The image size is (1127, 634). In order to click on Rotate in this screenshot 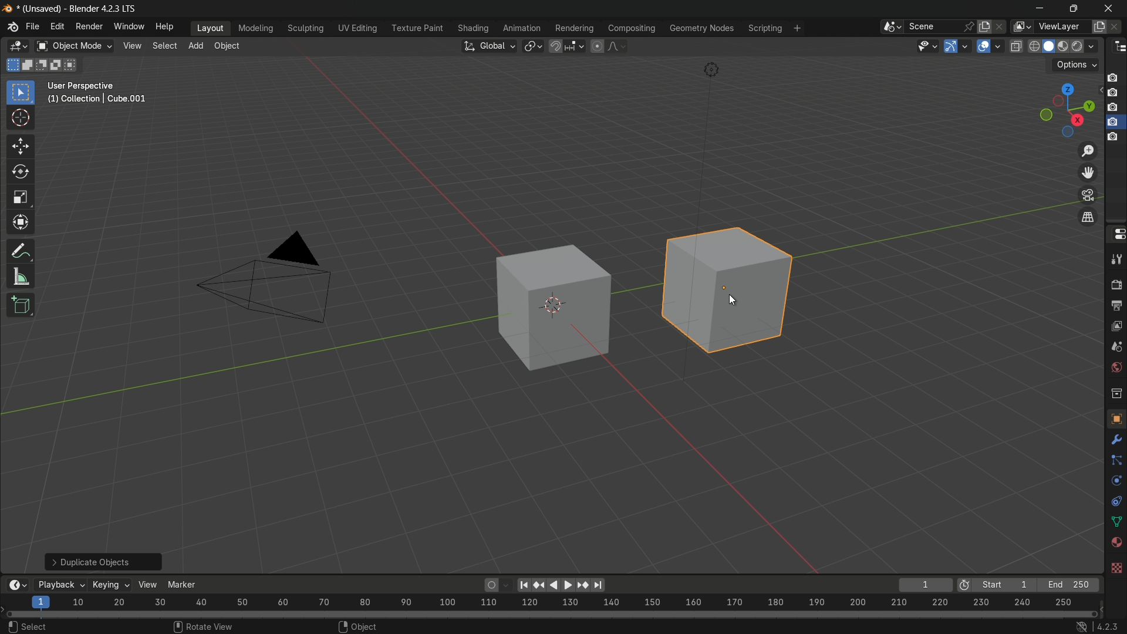, I will do `click(520, 626)`.